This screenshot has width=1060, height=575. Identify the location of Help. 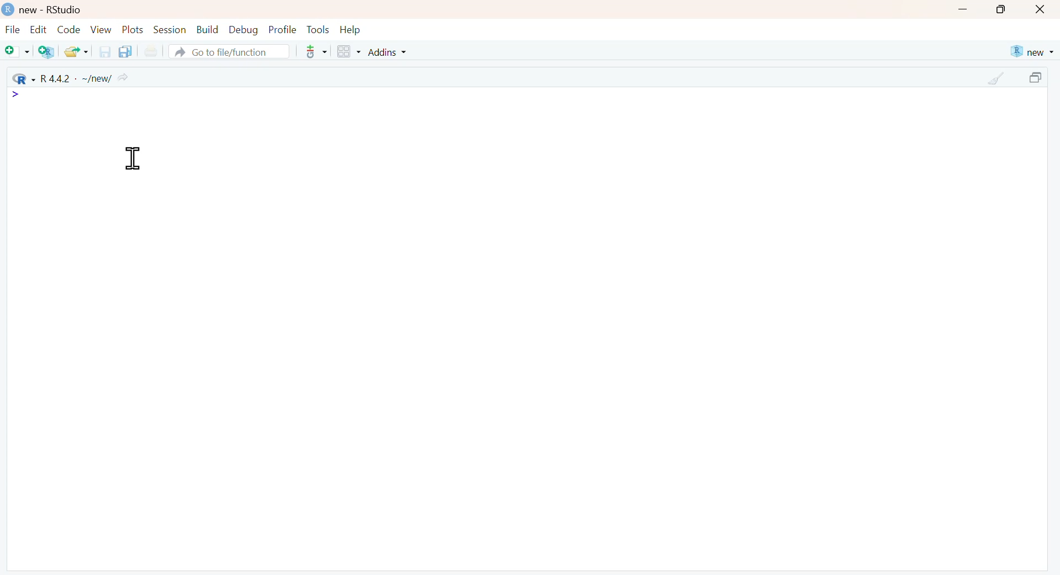
(351, 30).